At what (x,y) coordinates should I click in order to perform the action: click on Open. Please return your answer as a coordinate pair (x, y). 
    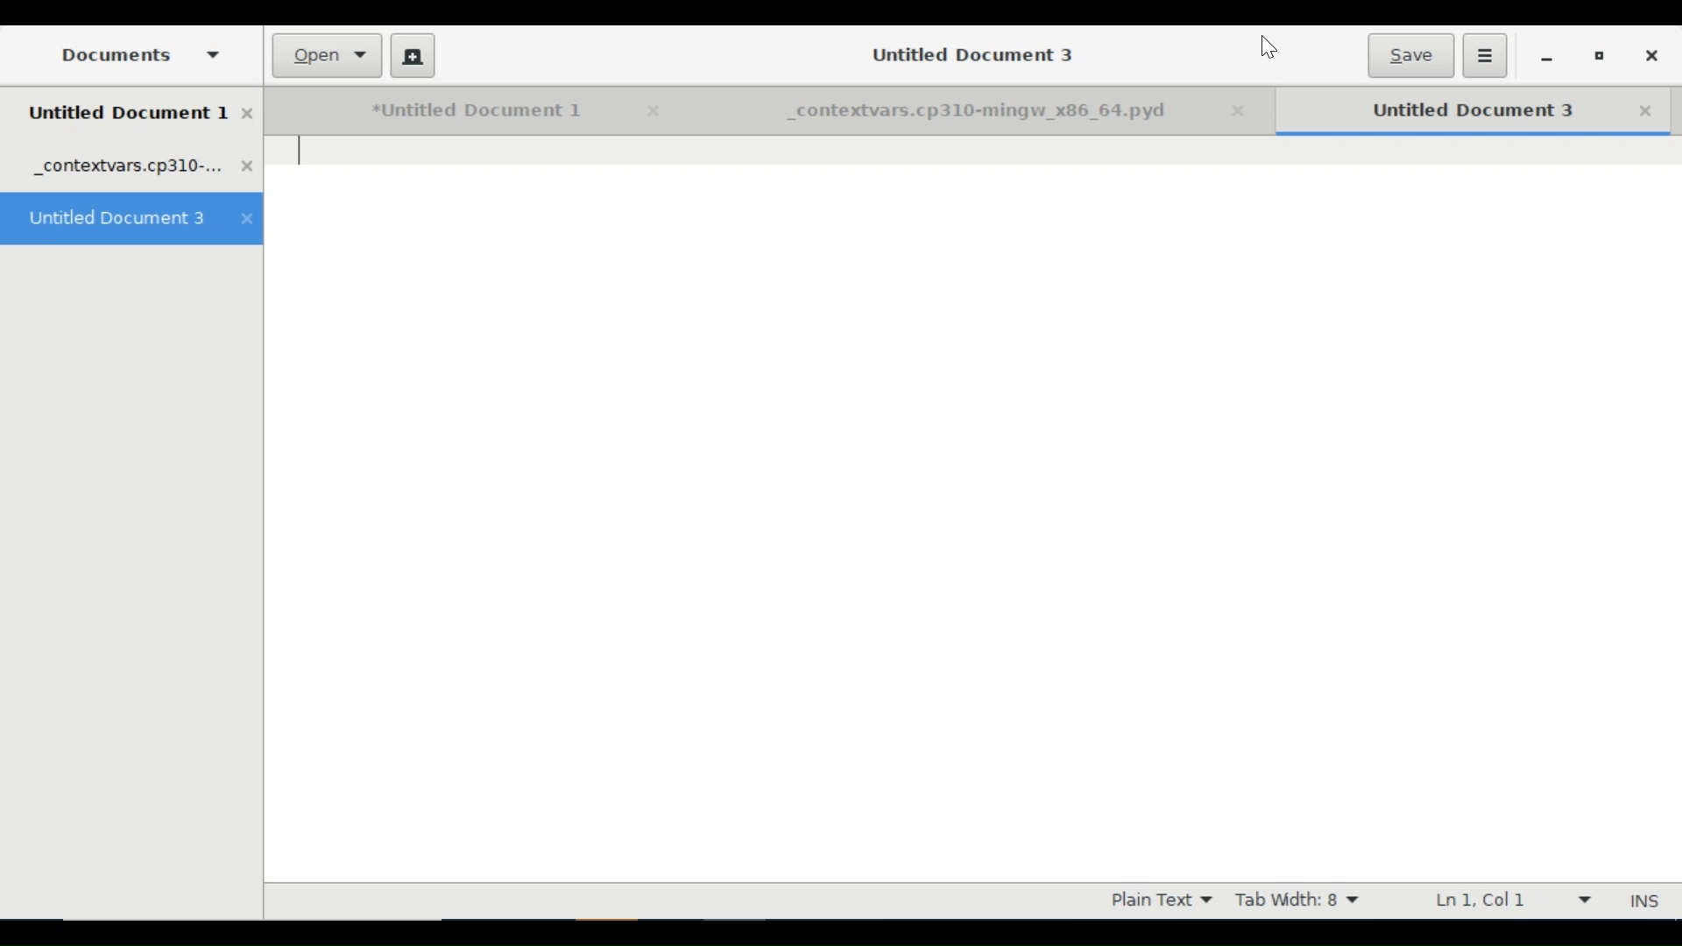
    Looking at the image, I should click on (329, 56).